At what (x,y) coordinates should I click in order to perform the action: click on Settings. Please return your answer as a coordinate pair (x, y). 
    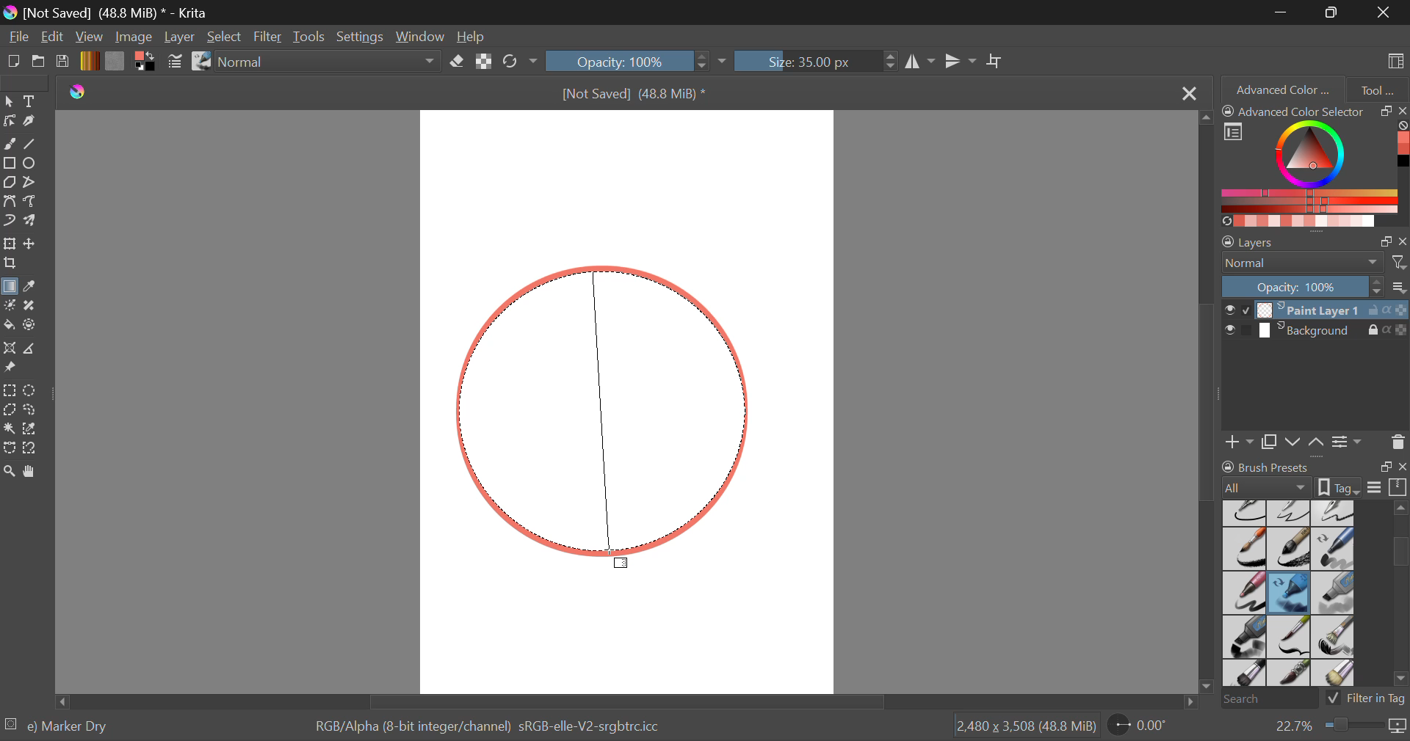
    Looking at the image, I should click on (364, 37).